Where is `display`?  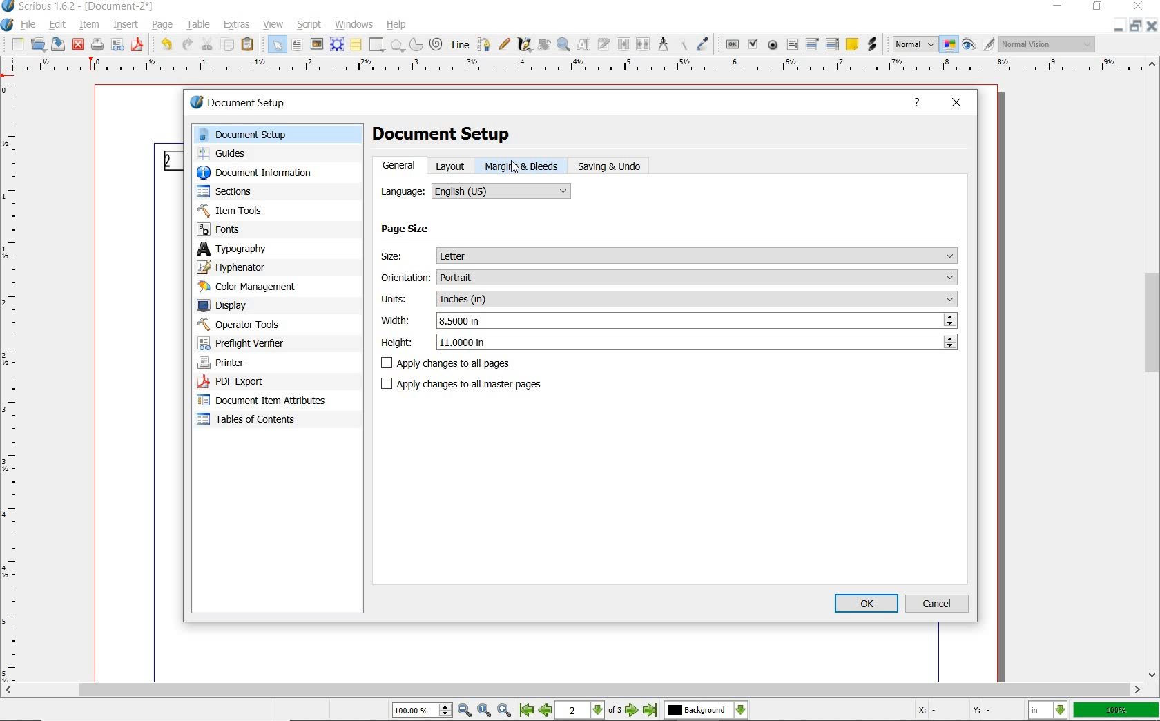 display is located at coordinates (229, 306).